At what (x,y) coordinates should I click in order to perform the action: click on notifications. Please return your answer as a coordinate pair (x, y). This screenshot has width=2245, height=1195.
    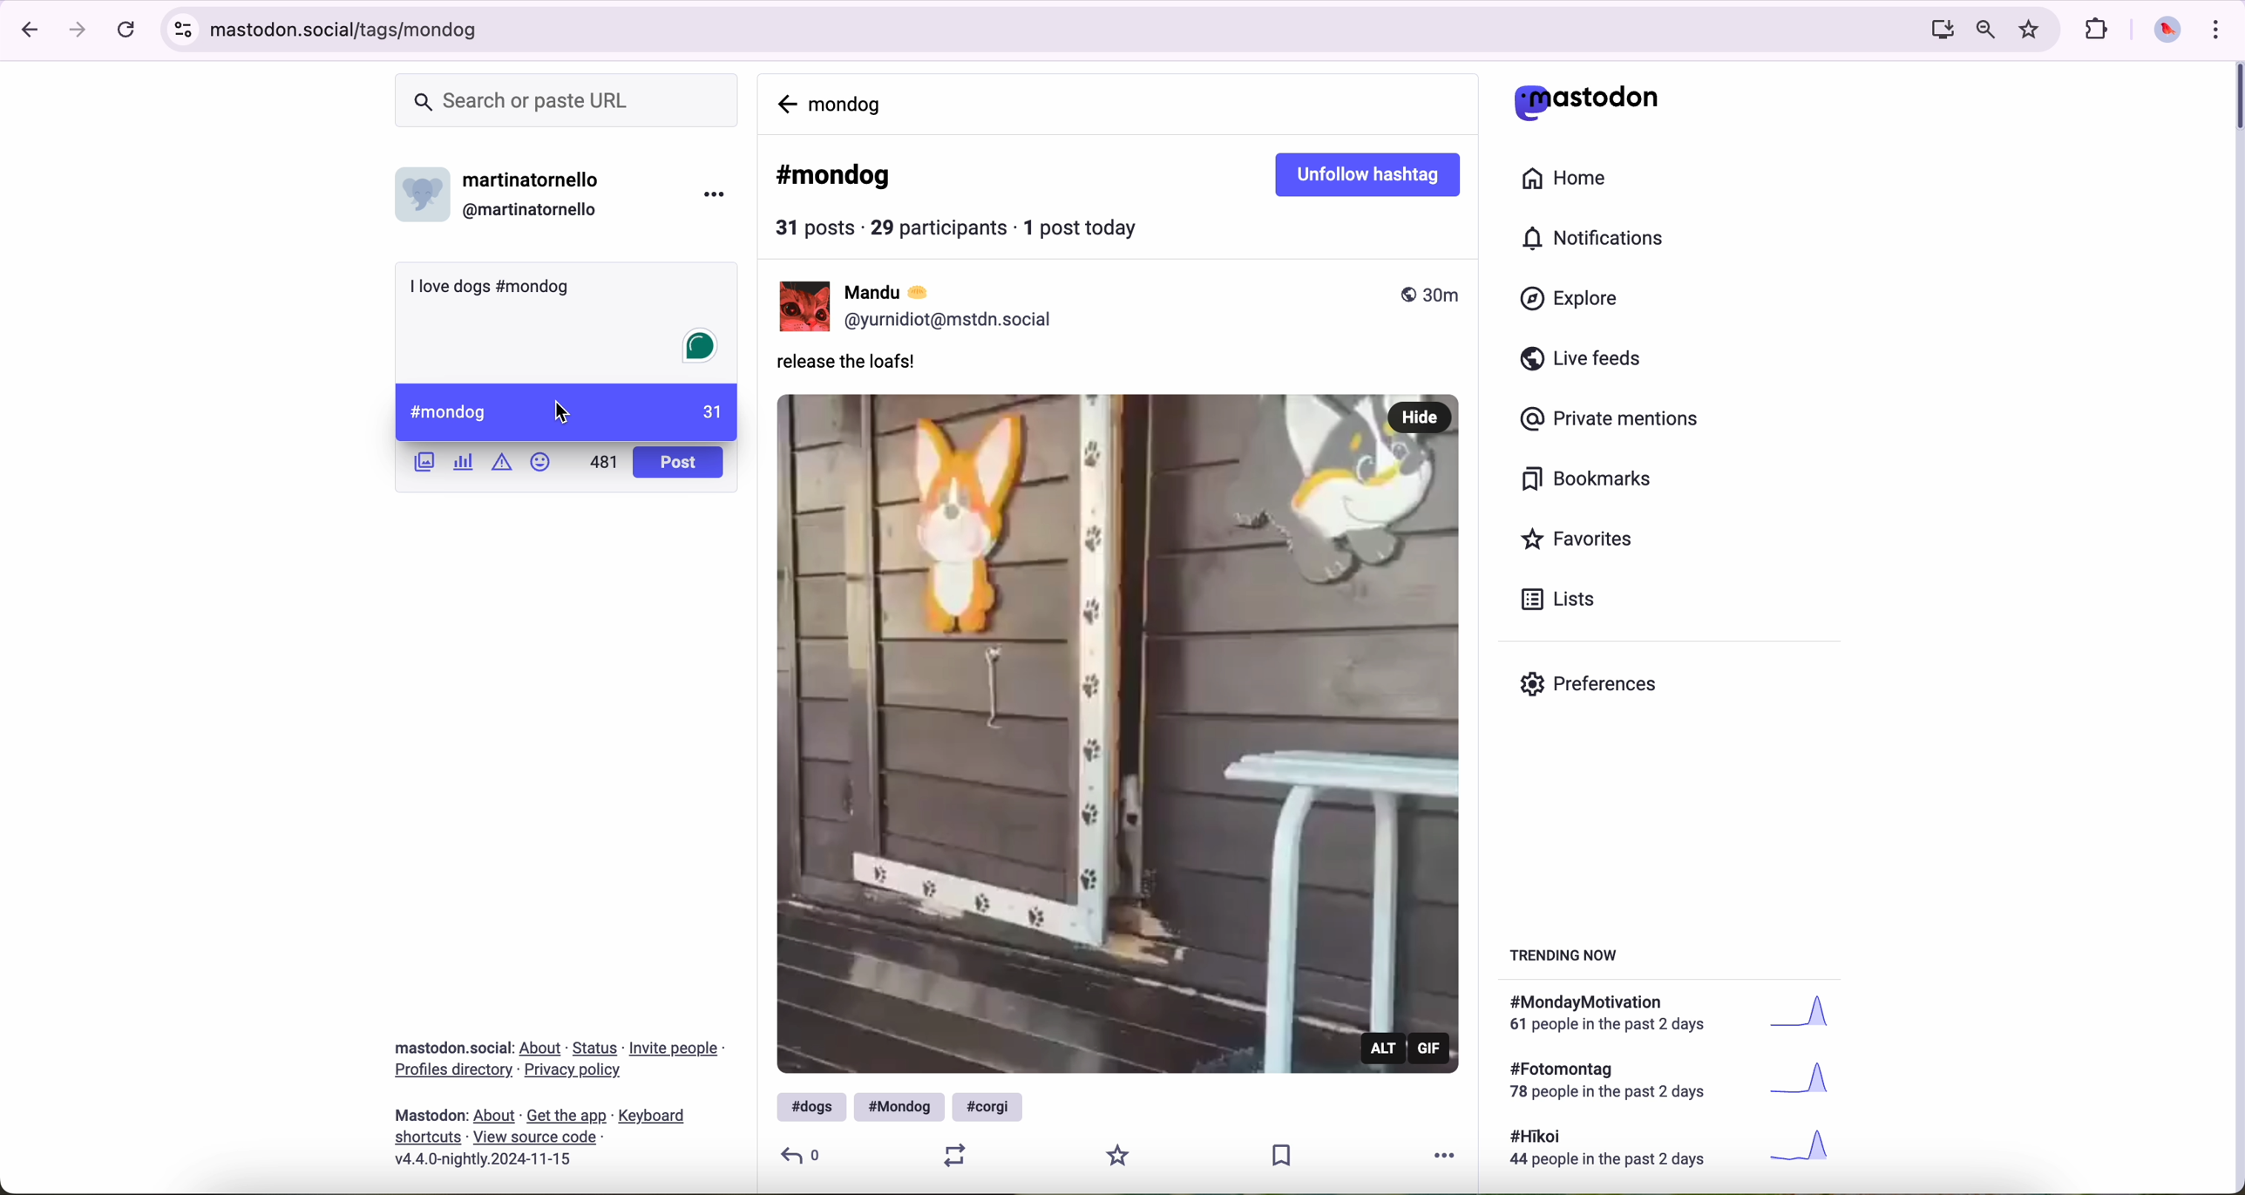
    Looking at the image, I should click on (1599, 239).